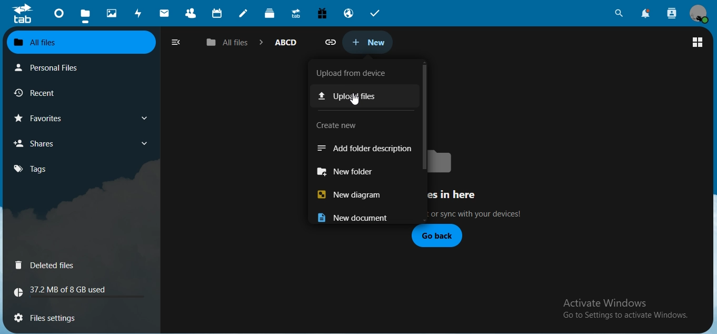  Describe the element at coordinates (44, 119) in the screenshot. I see `favourites` at that location.